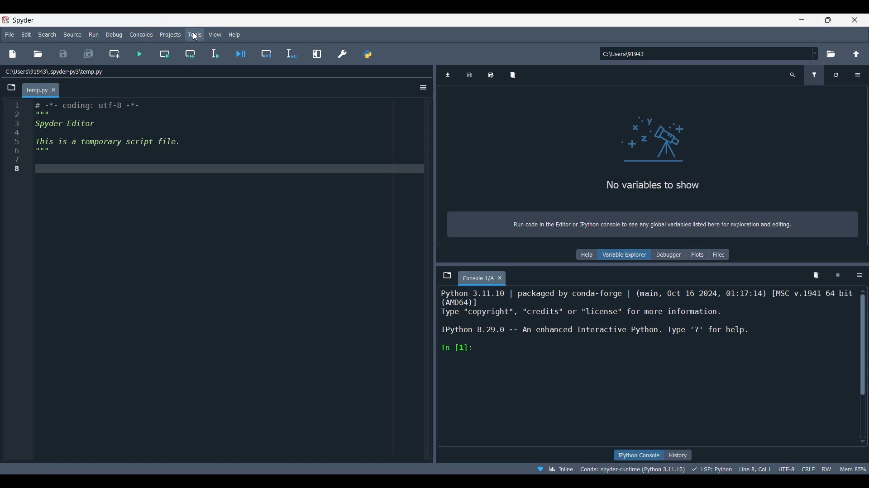 The image size is (869, 488). I want to click on Search menu, so click(47, 34).